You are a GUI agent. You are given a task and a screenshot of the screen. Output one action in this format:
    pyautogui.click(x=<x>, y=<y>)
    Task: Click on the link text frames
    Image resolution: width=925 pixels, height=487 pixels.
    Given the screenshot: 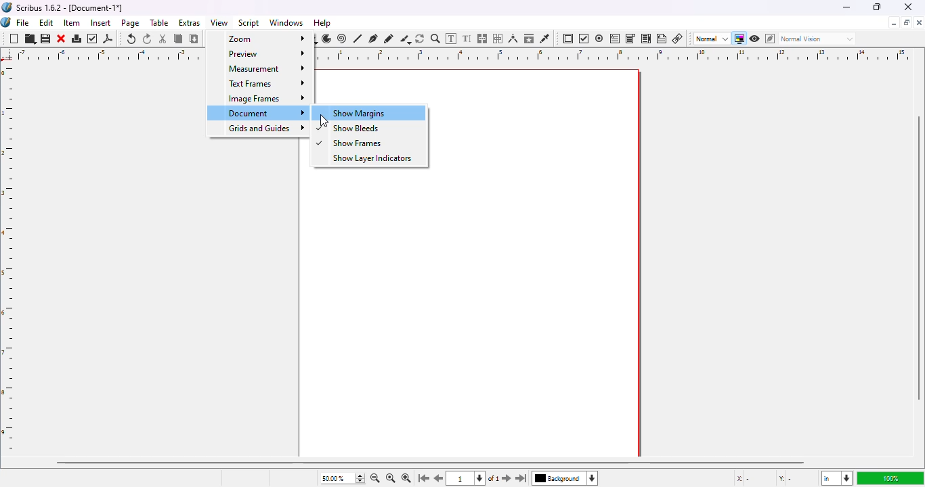 What is the action you would take?
    pyautogui.click(x=483, y=39)
    